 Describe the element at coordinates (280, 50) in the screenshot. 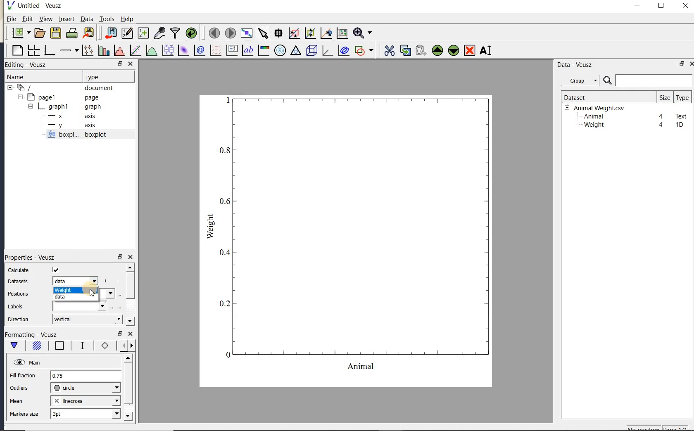

I see `polar graph` at that location.